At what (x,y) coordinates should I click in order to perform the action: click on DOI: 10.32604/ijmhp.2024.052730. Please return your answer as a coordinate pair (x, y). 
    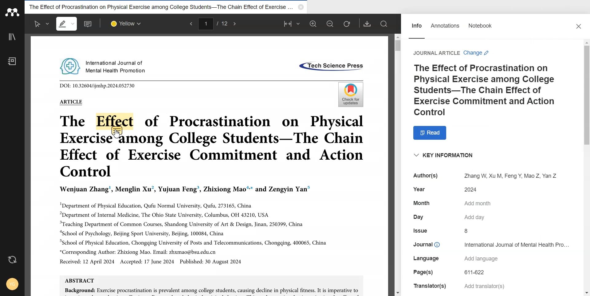
    Looking at the image, I should click on (97, 85).